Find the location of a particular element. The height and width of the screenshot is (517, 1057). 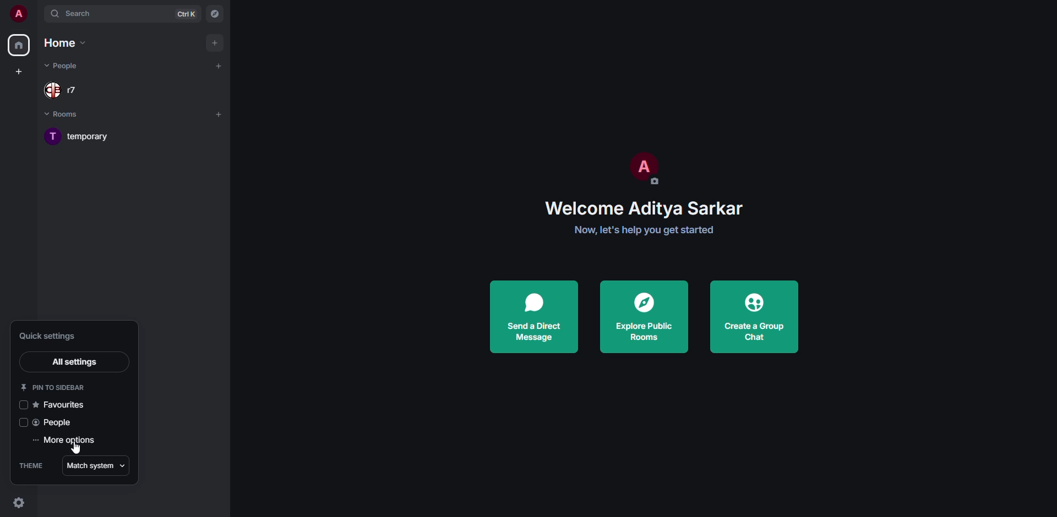

quick settings is located at coordinates (18, 502).